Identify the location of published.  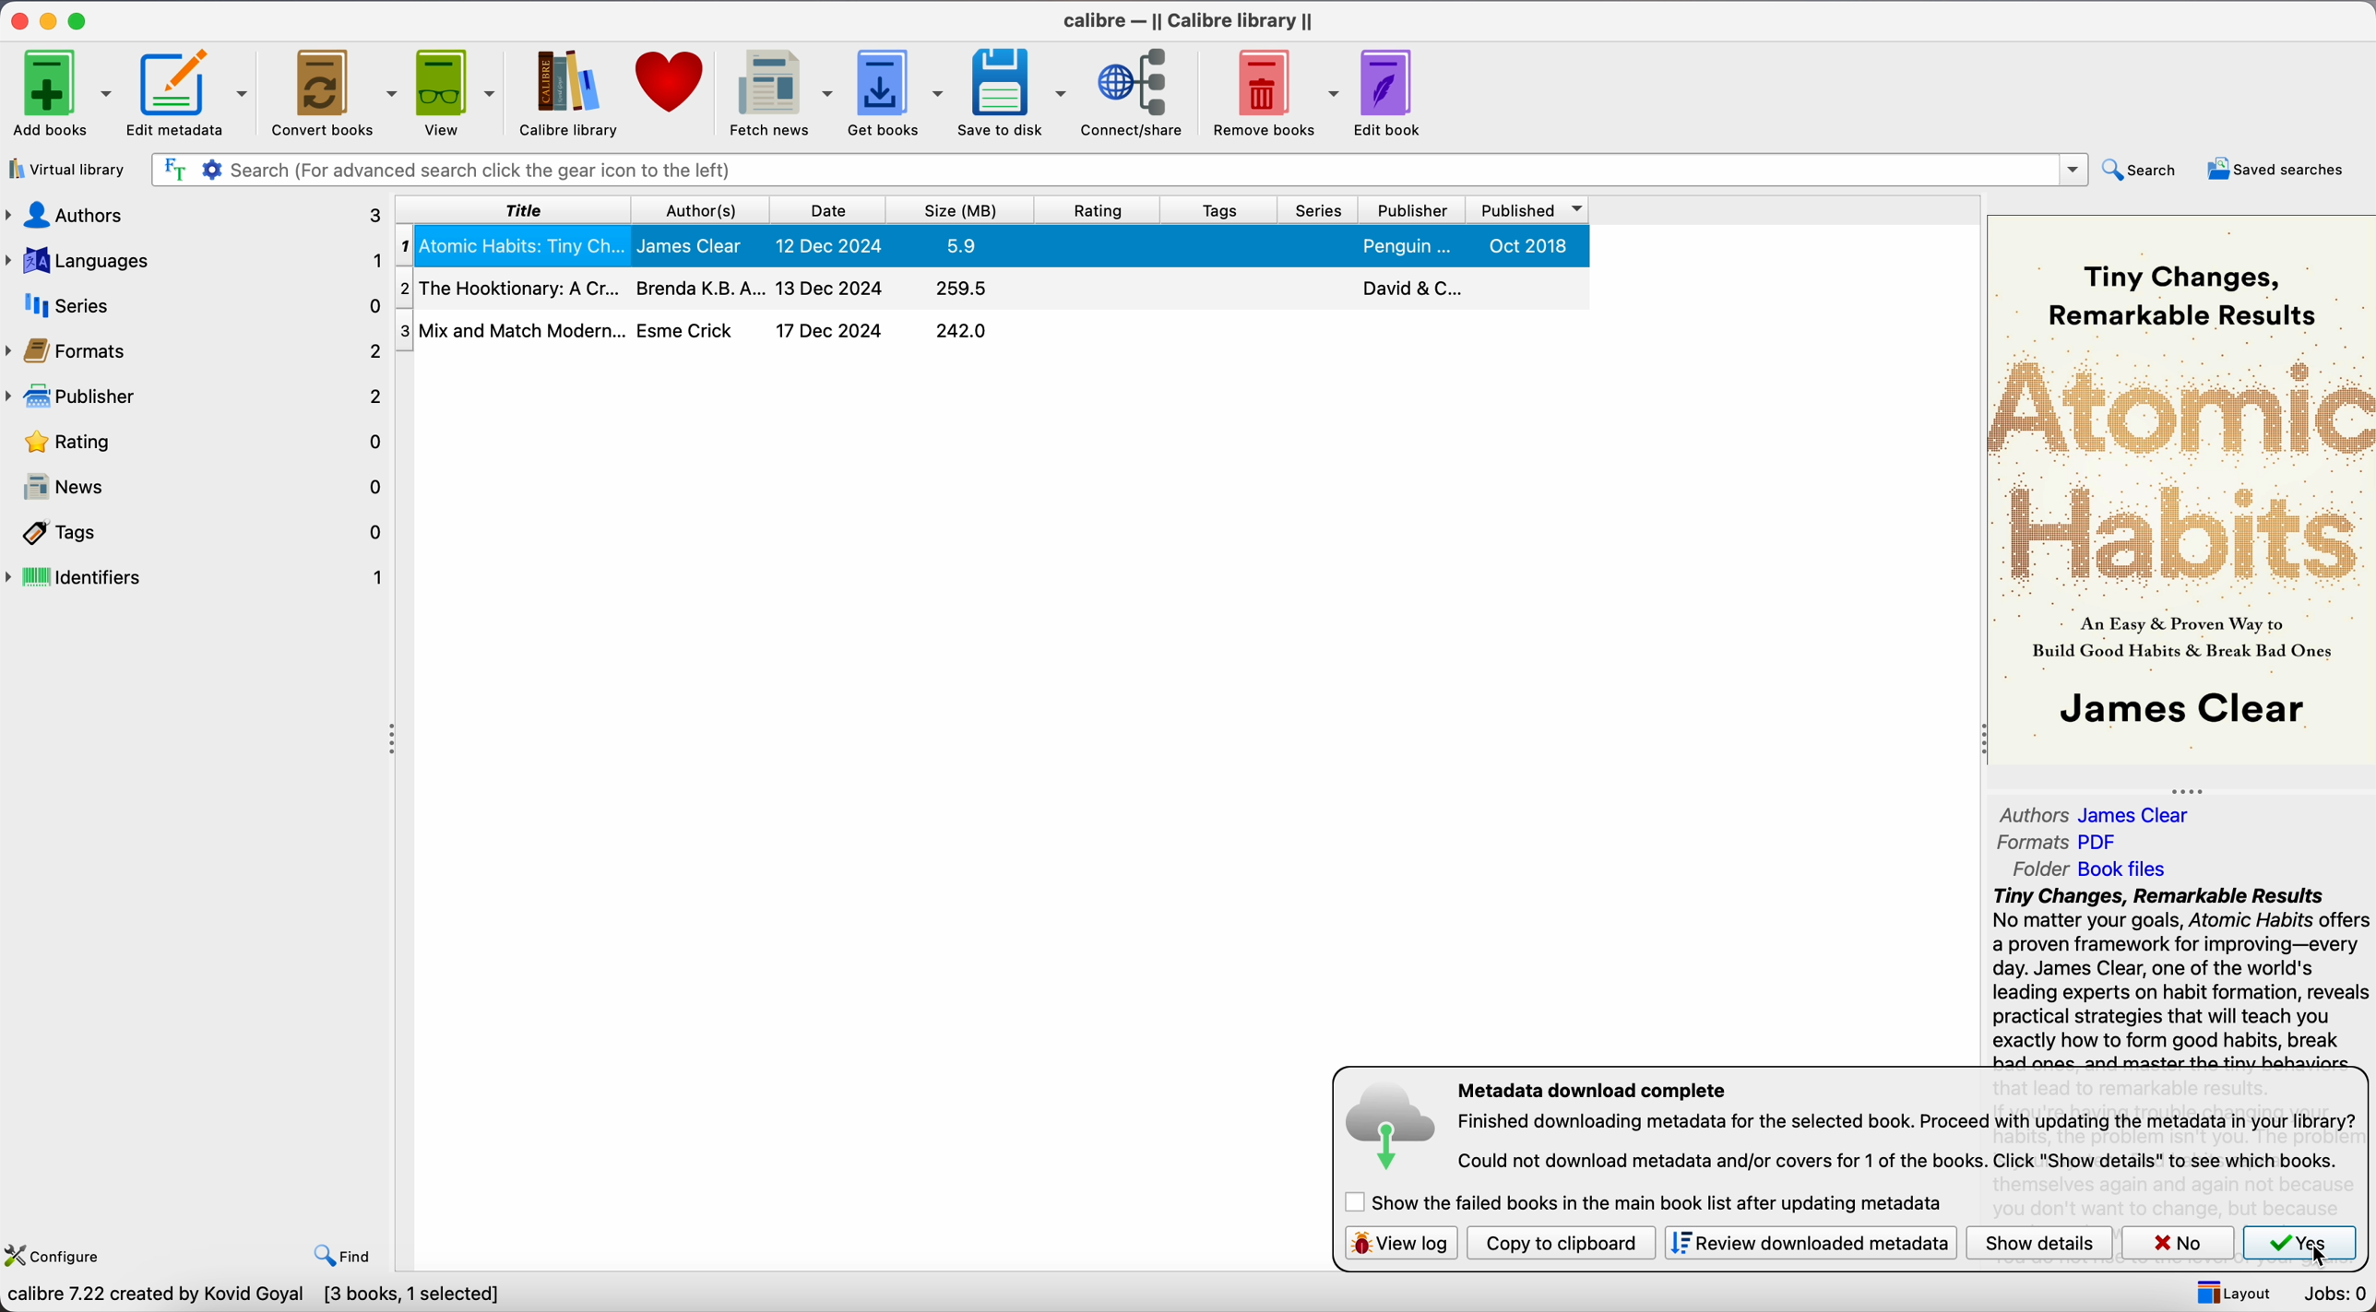
(1524, 210).